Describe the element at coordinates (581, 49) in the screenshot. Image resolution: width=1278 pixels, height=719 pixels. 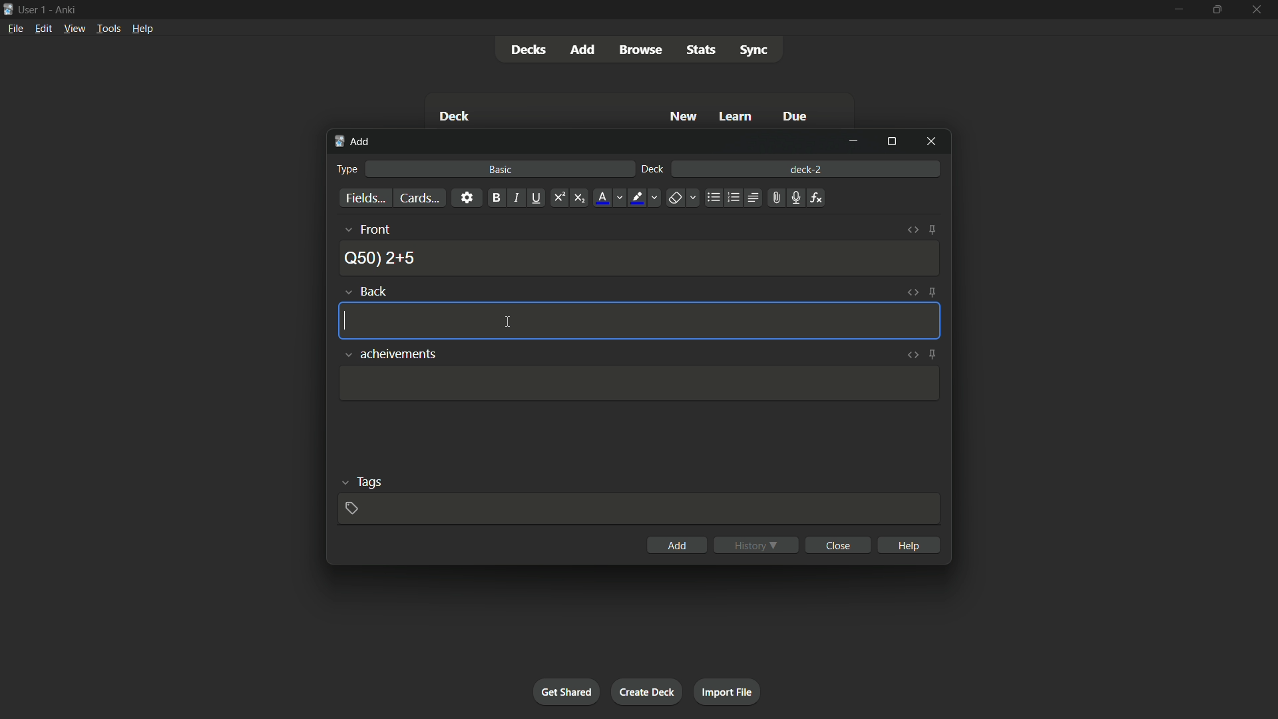
I see `add` at that location.